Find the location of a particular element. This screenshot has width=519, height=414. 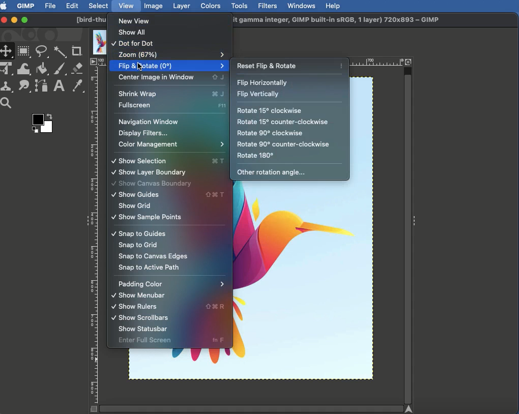

F11 is located at coordinates (222, 105).